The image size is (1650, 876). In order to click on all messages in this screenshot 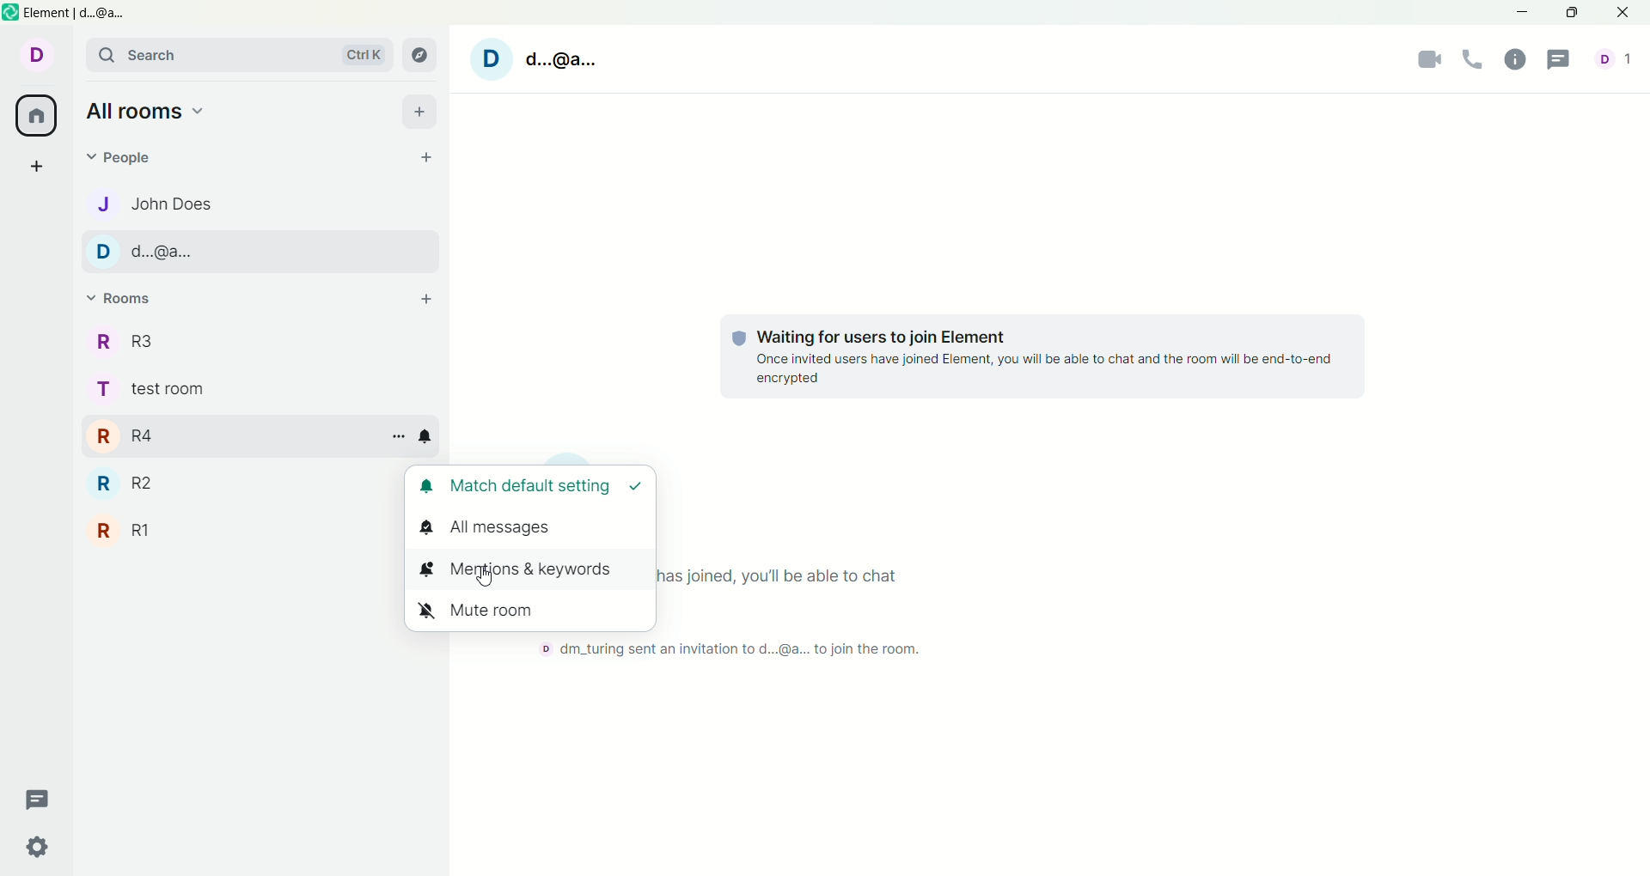, I will do `click(532, 528)`.